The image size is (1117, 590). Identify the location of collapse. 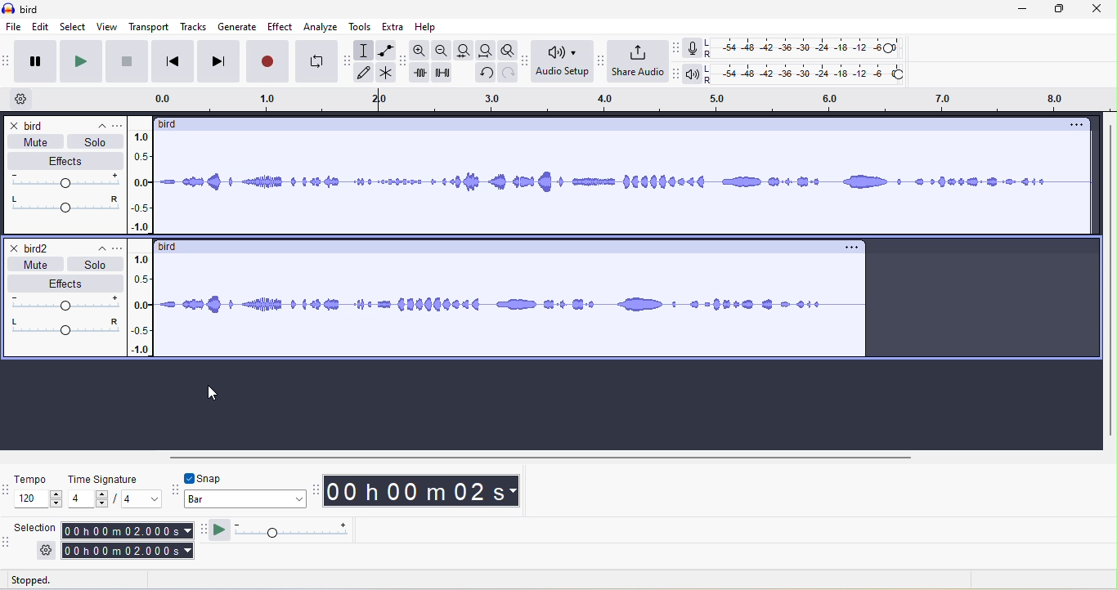
(95, 248).